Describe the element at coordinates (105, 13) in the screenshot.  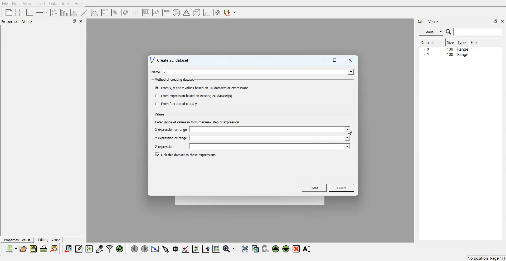
I see `Plot box plots` at that location.